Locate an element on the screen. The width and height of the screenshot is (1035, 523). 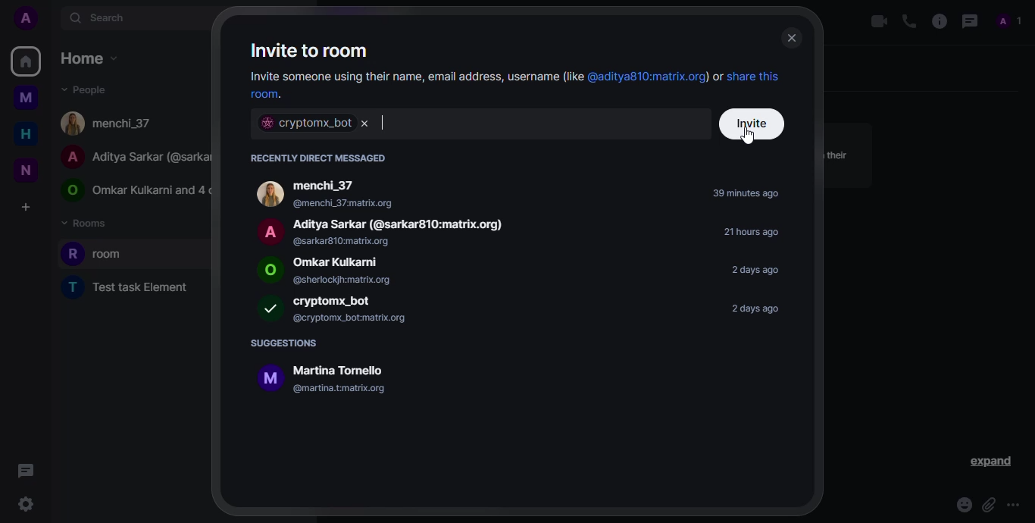
suggestions is located at coordinates (286, 343).